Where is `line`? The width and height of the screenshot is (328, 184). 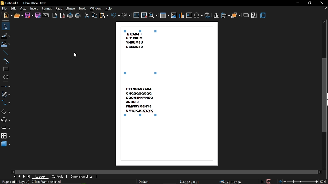
line is located at coordinates (5, 52).